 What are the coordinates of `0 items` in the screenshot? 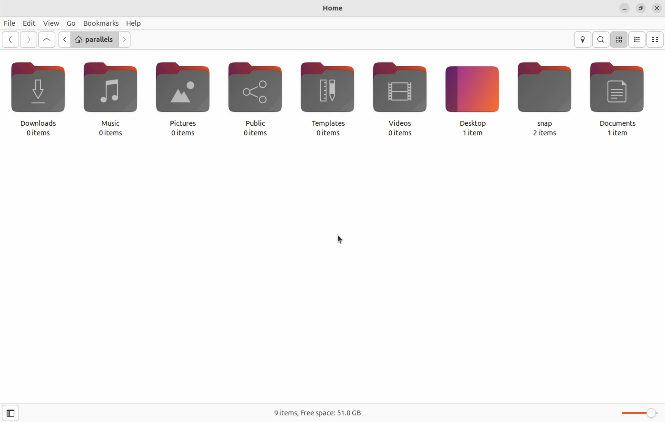 It's located at (254, 133).